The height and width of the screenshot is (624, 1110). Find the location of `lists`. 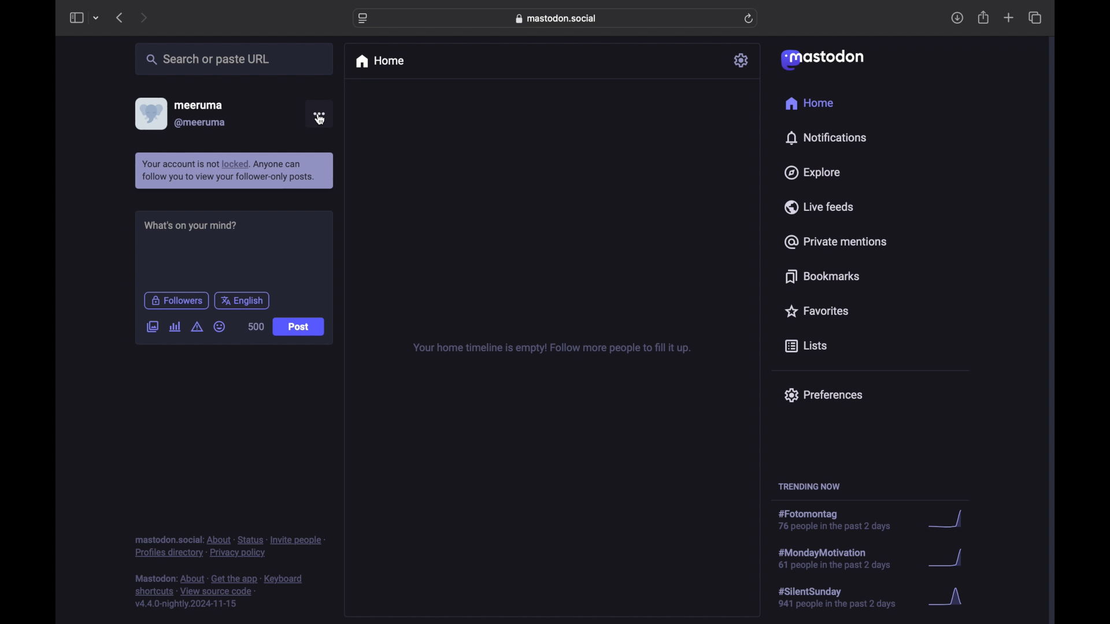

lists is located at coordinates (806, 346).